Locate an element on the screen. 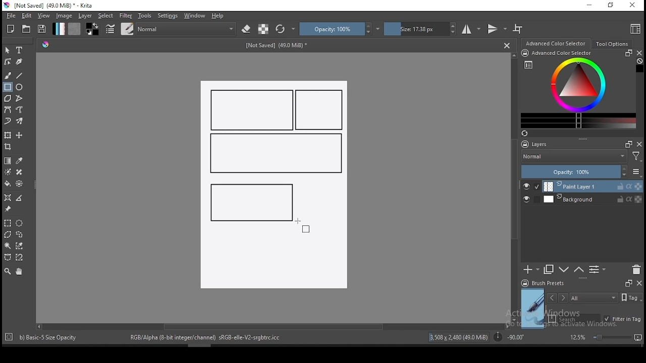 The height and width of the screenshot is (363, 646).  close window is located at coordinates (633, 6).